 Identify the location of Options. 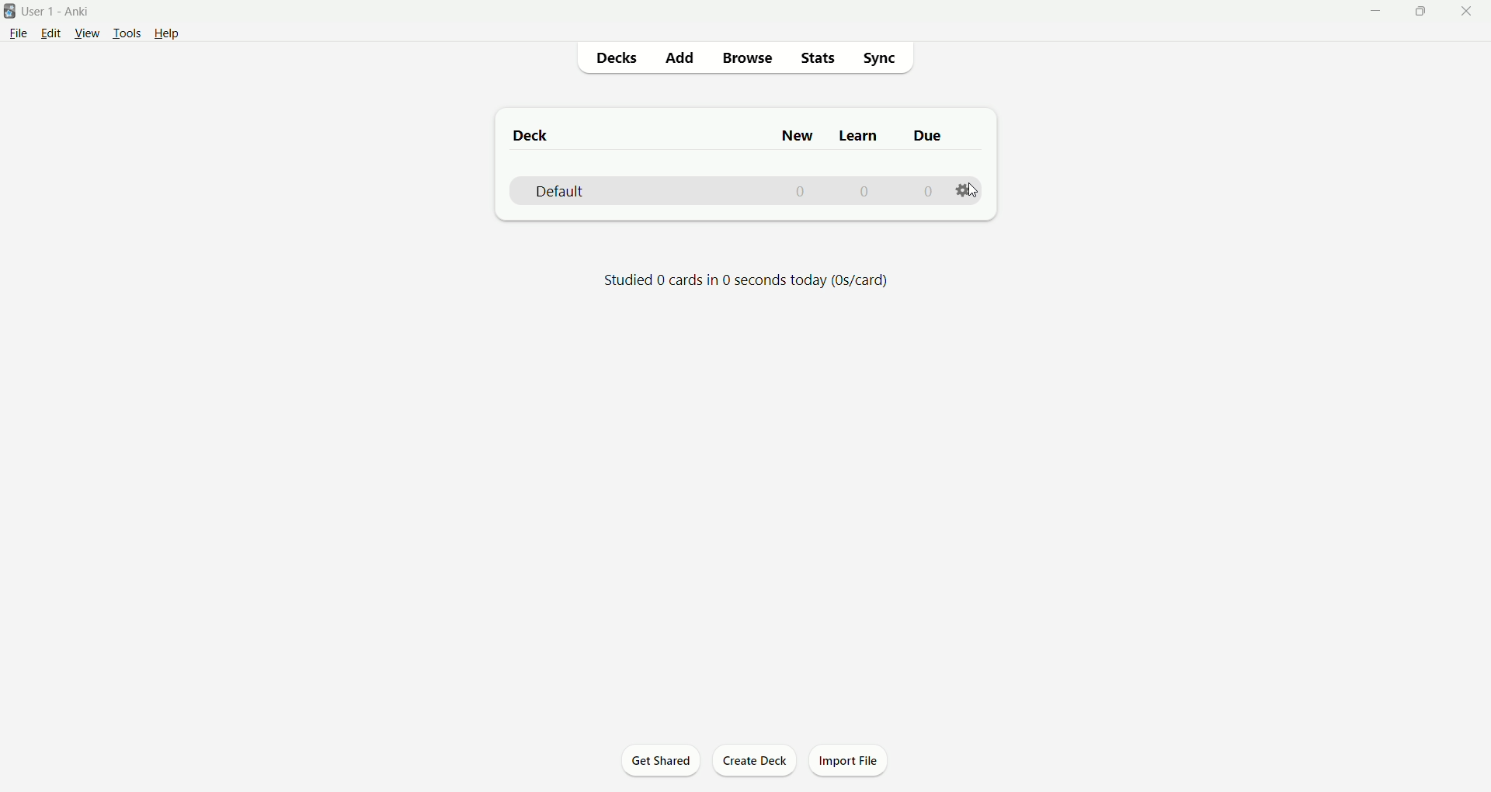
(964, 189).